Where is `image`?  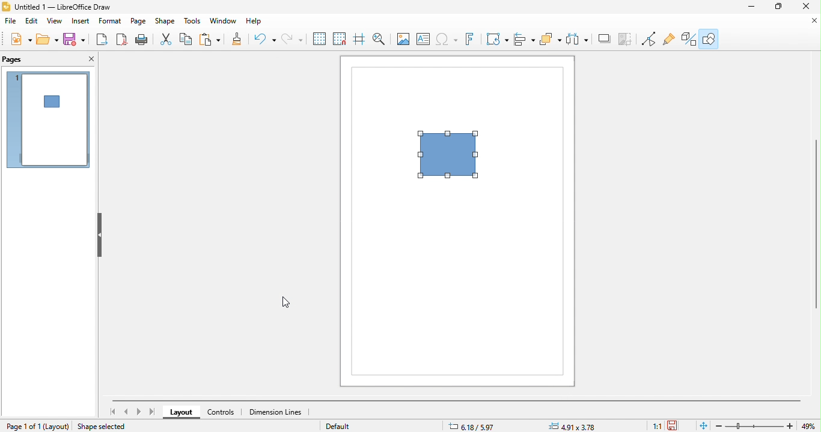 image is located at coordinates (403, 40).